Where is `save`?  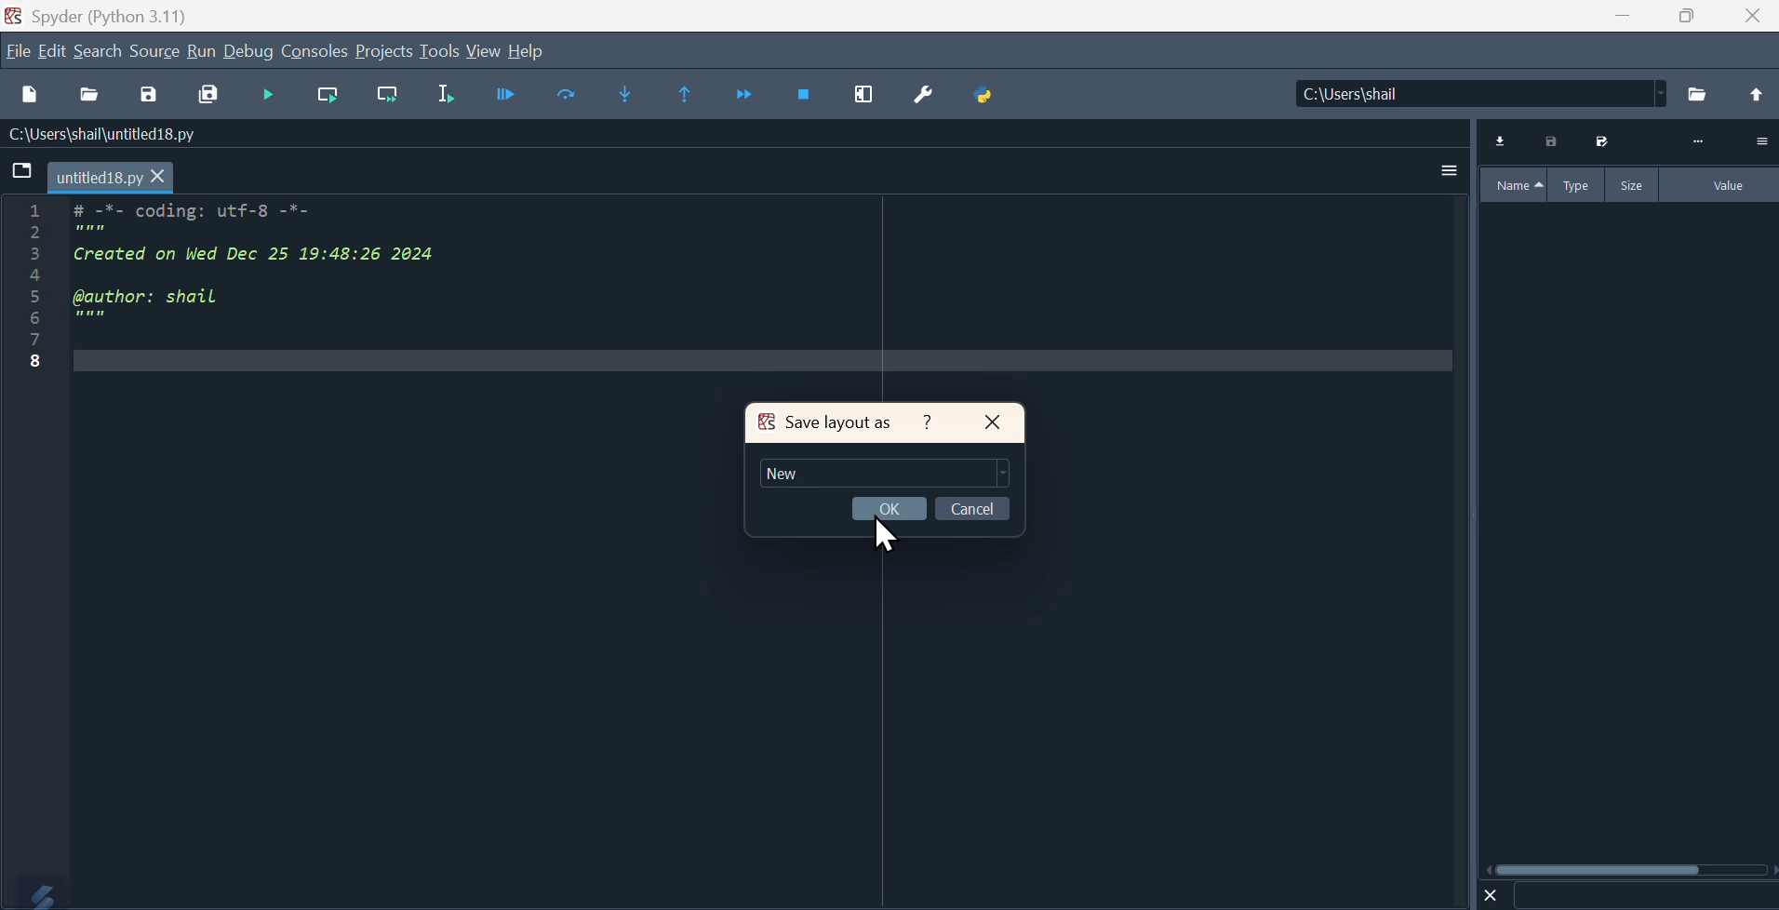 save is located at coordinates (148, 98).